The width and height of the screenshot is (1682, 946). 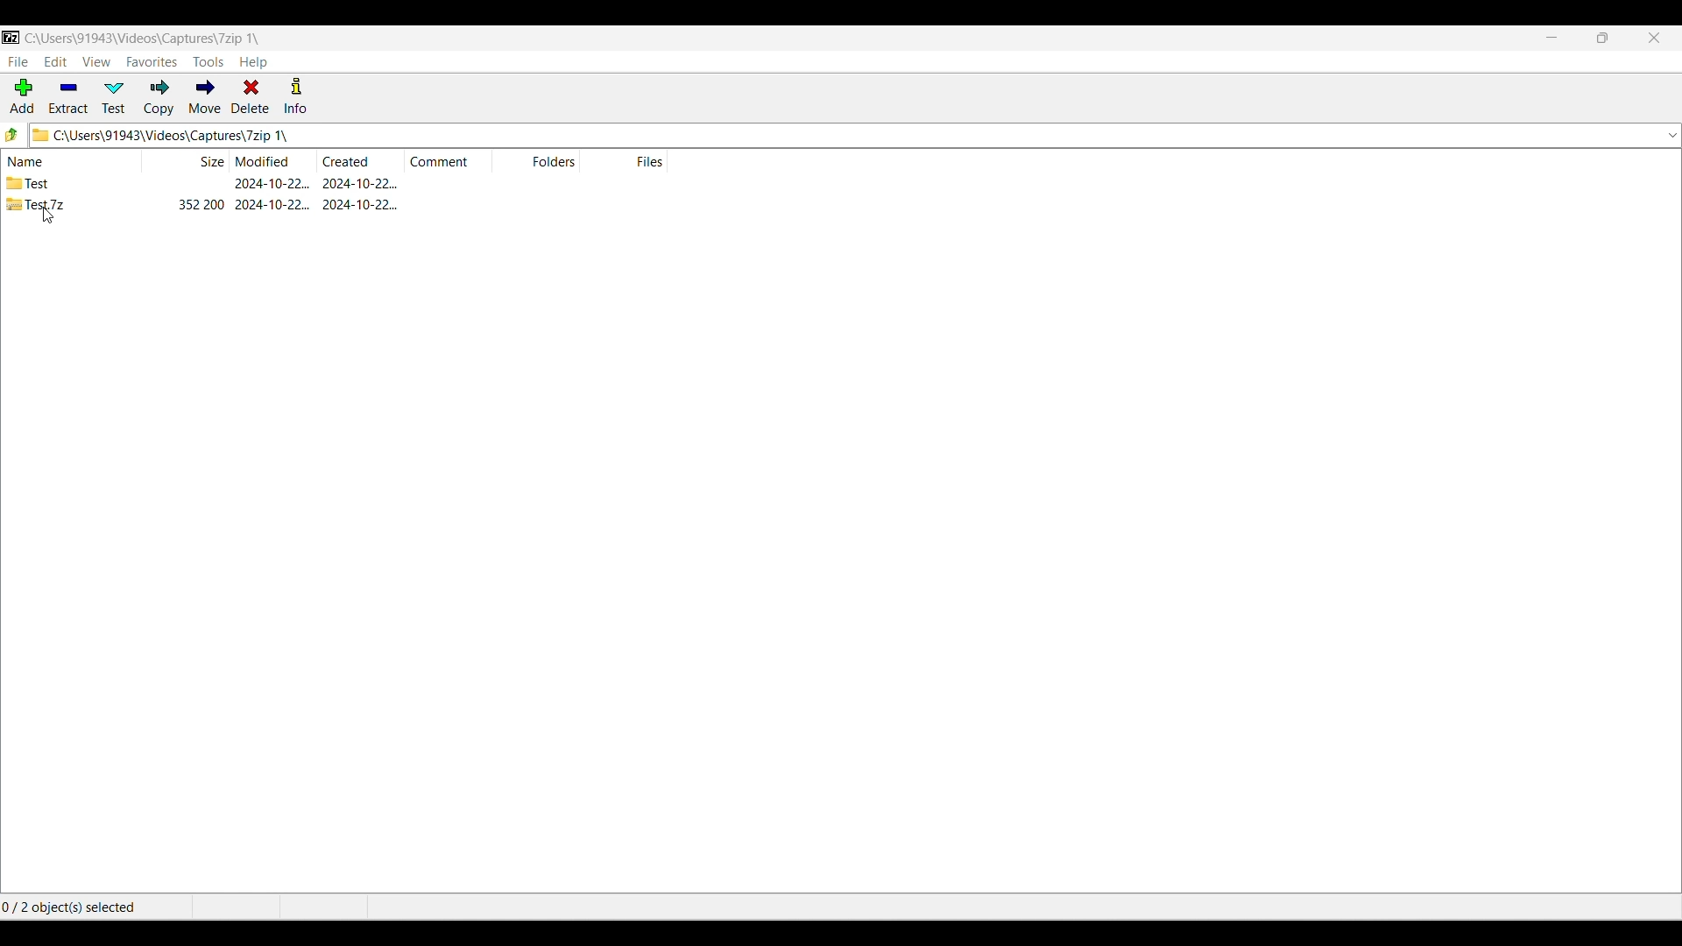 I want to click on Extract, so click(x=69, y=98).